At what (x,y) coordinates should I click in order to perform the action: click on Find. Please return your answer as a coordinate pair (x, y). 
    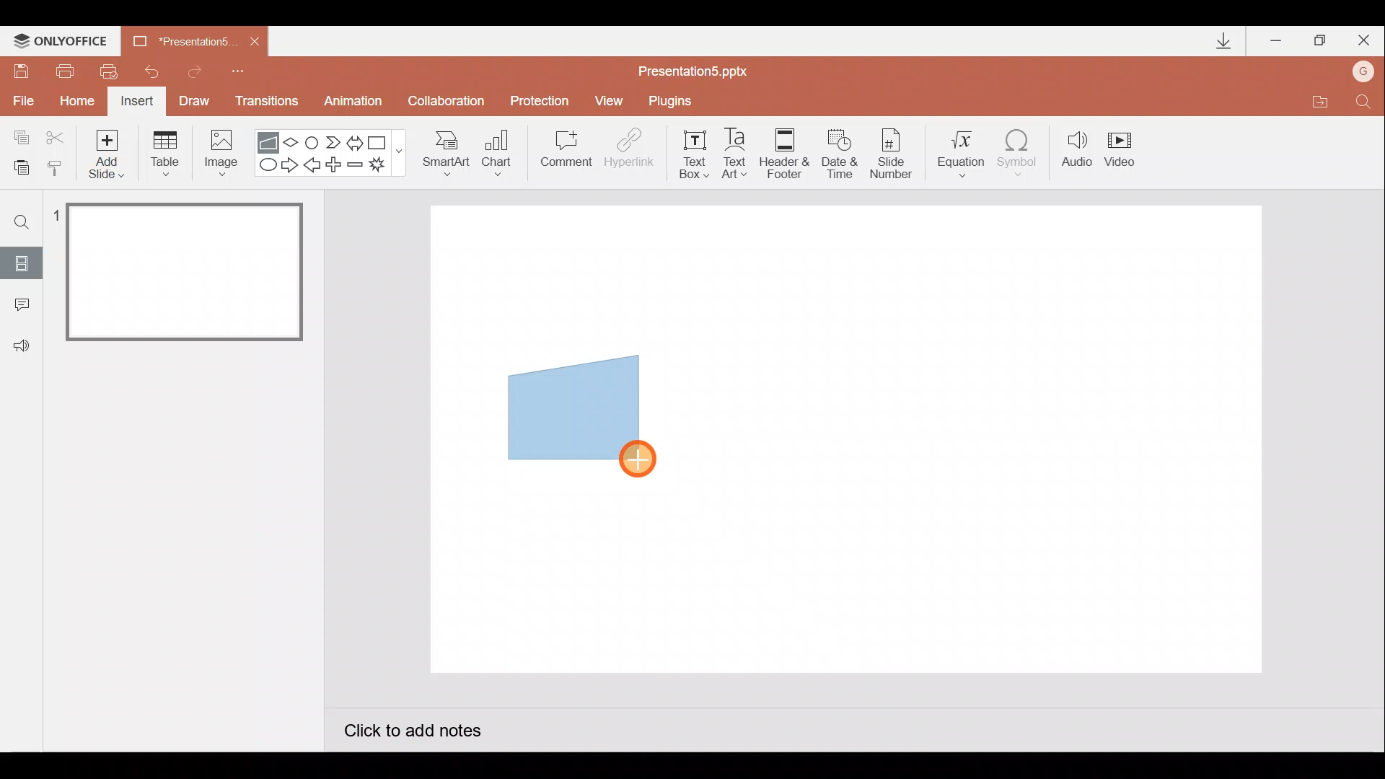
    Looking at the image, I should click on (1363, 105).